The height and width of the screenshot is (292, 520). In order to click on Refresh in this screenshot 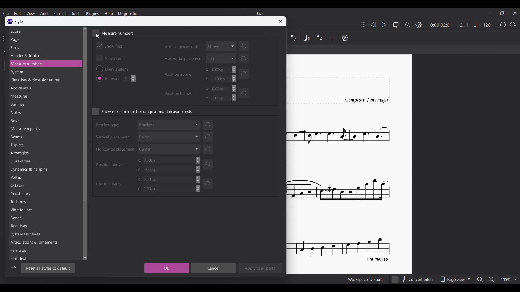, I will do `click(243, 73)`.